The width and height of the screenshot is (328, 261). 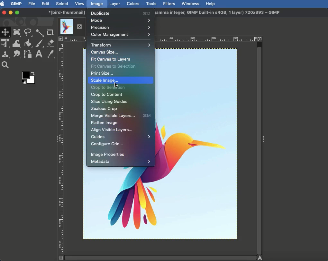 I want to click on Crop to selection, so click(x=107, y=88).